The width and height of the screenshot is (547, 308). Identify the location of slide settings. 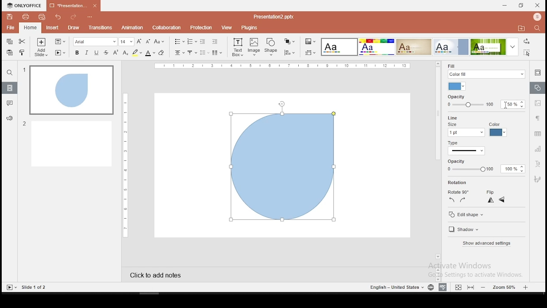
(537, 72).